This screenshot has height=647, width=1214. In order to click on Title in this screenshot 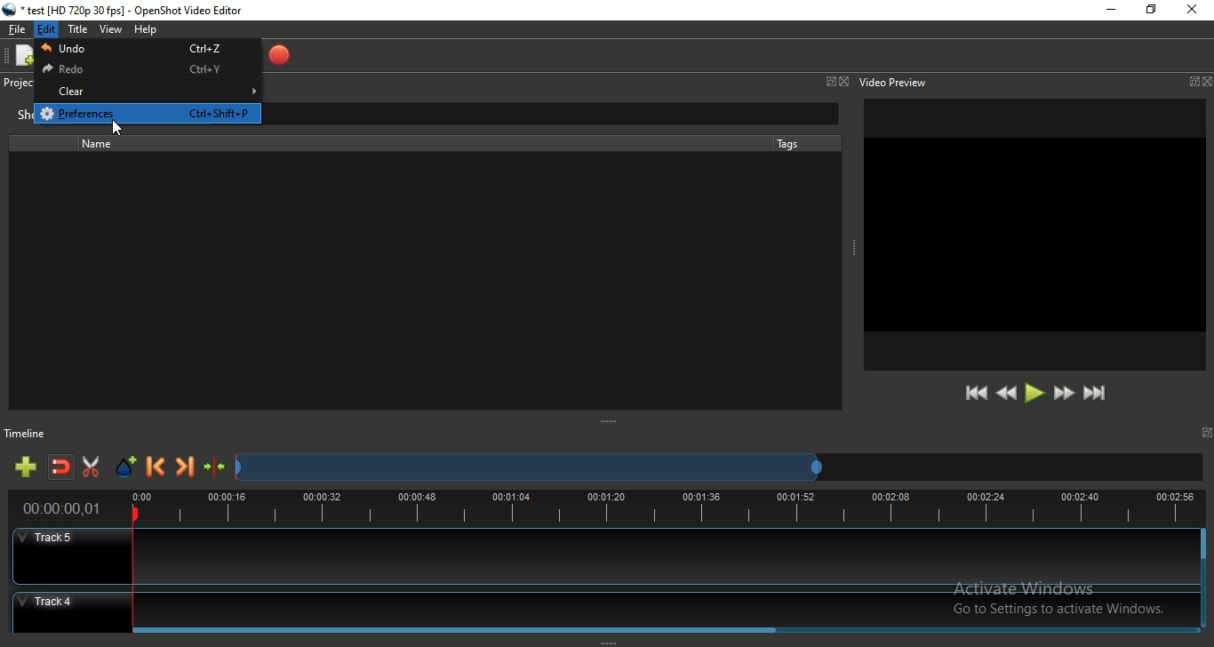, I will do `click(78, 29)`.